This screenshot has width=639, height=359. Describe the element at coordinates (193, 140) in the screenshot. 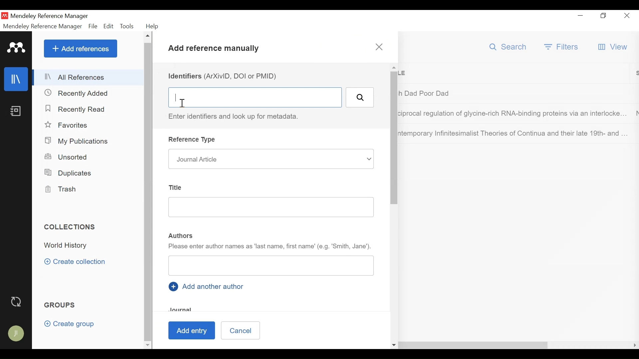

I see `Reference Type` at that location.